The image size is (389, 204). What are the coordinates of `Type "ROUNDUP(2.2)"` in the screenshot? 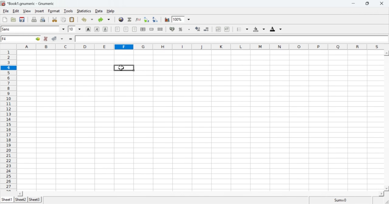 It's located at (124, 68).